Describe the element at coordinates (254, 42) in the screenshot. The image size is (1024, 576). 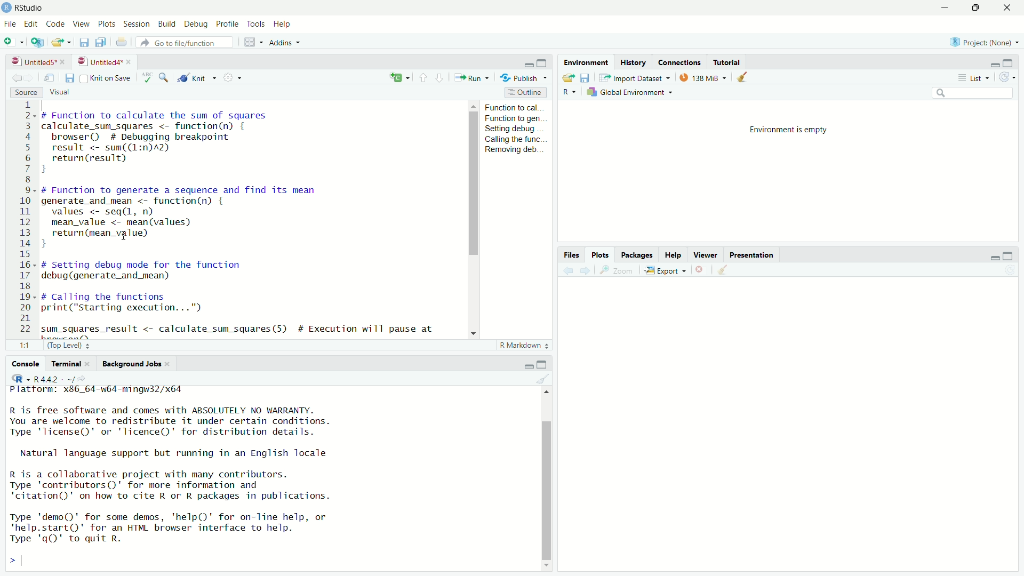
I see `workspace panes` at that location.